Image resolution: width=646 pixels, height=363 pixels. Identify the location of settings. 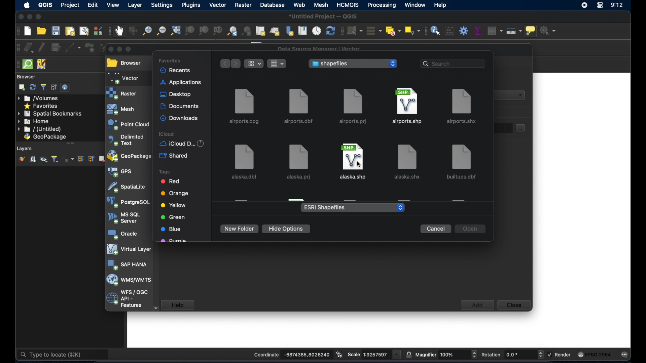
(161, 5).